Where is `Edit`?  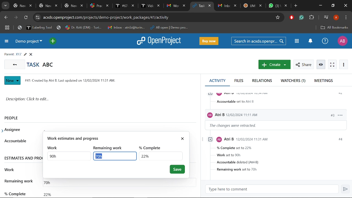
Edit is located at coordinates (25, 54).